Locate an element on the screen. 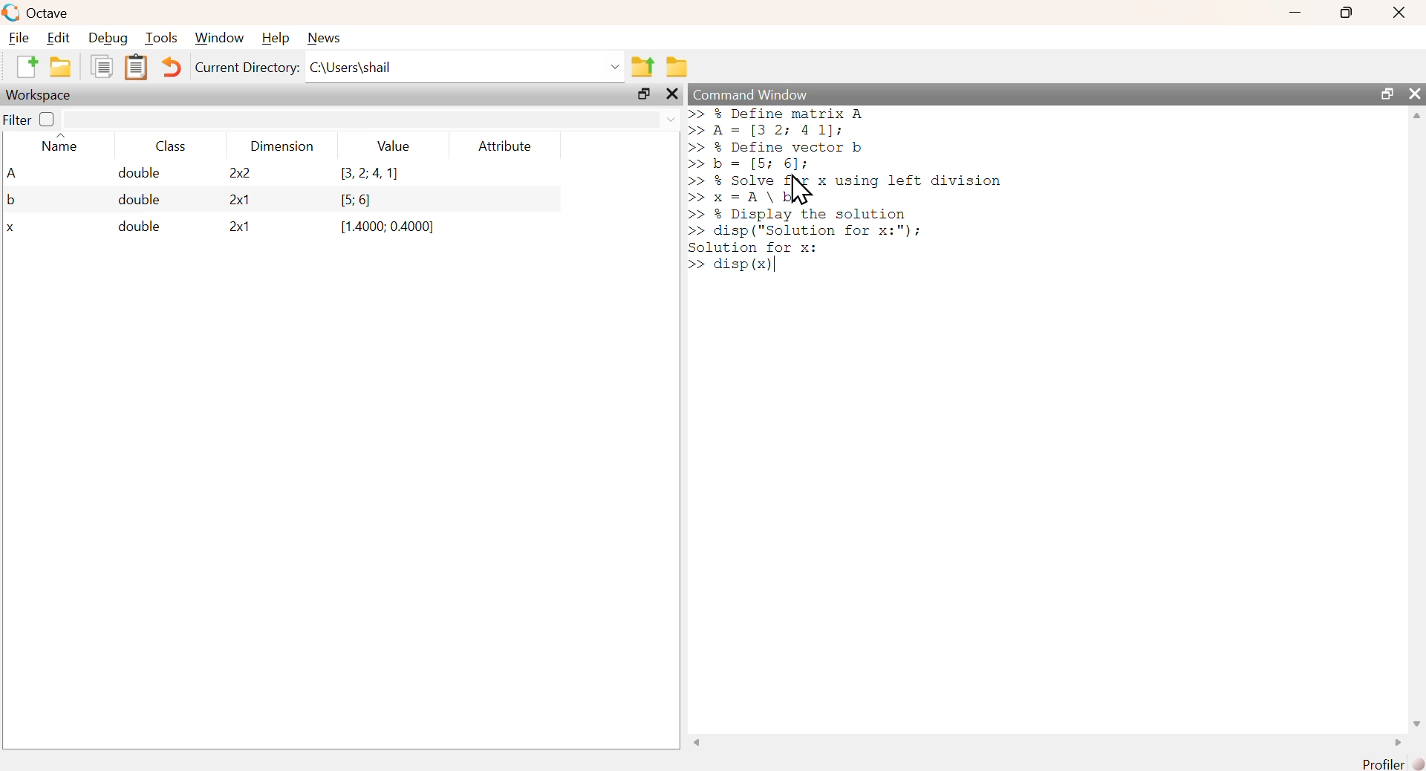 This screenshot has height=771, width=1426. edit is located at coordinates (59, 39).